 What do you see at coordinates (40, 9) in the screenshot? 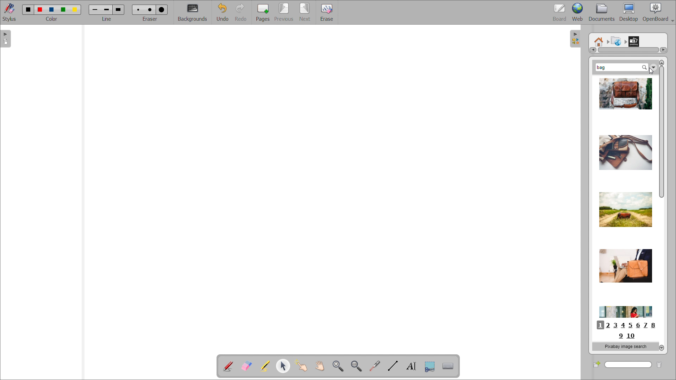
I see `Color 2` at bounding box center [40, 9].